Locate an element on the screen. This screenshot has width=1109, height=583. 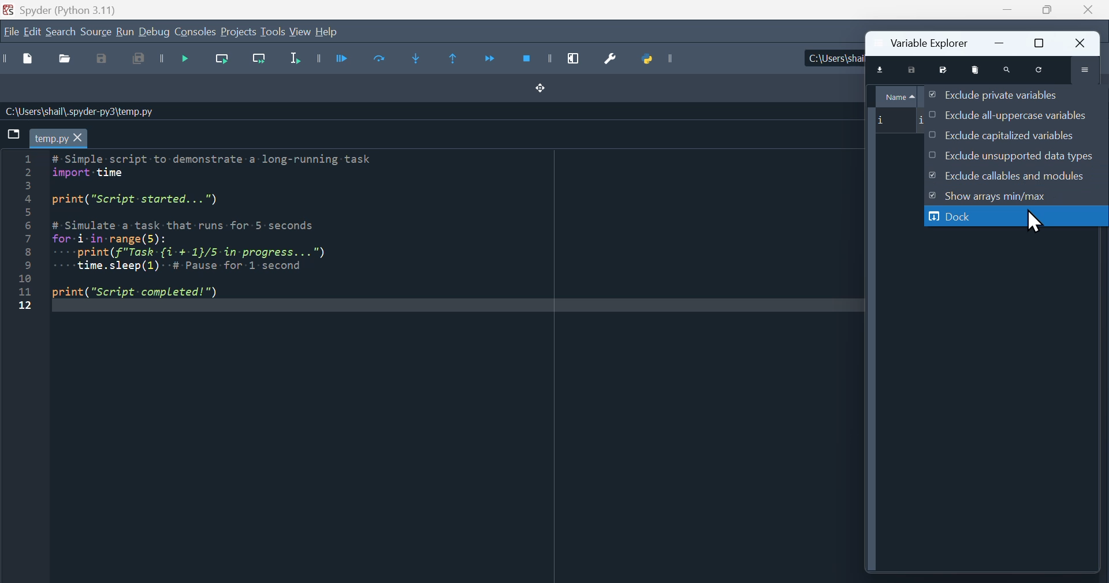
Run current line and go to the next one is located at coordinates (258, 62).